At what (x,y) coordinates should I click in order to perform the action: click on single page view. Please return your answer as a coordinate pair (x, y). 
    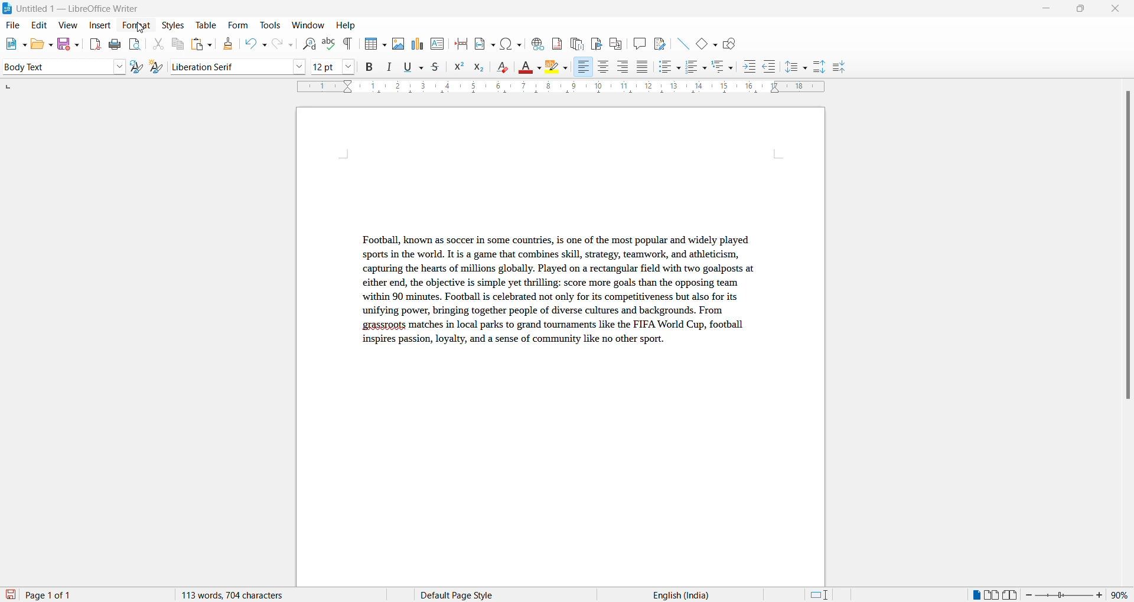
    Looking at the image, I should click on (975, 595).